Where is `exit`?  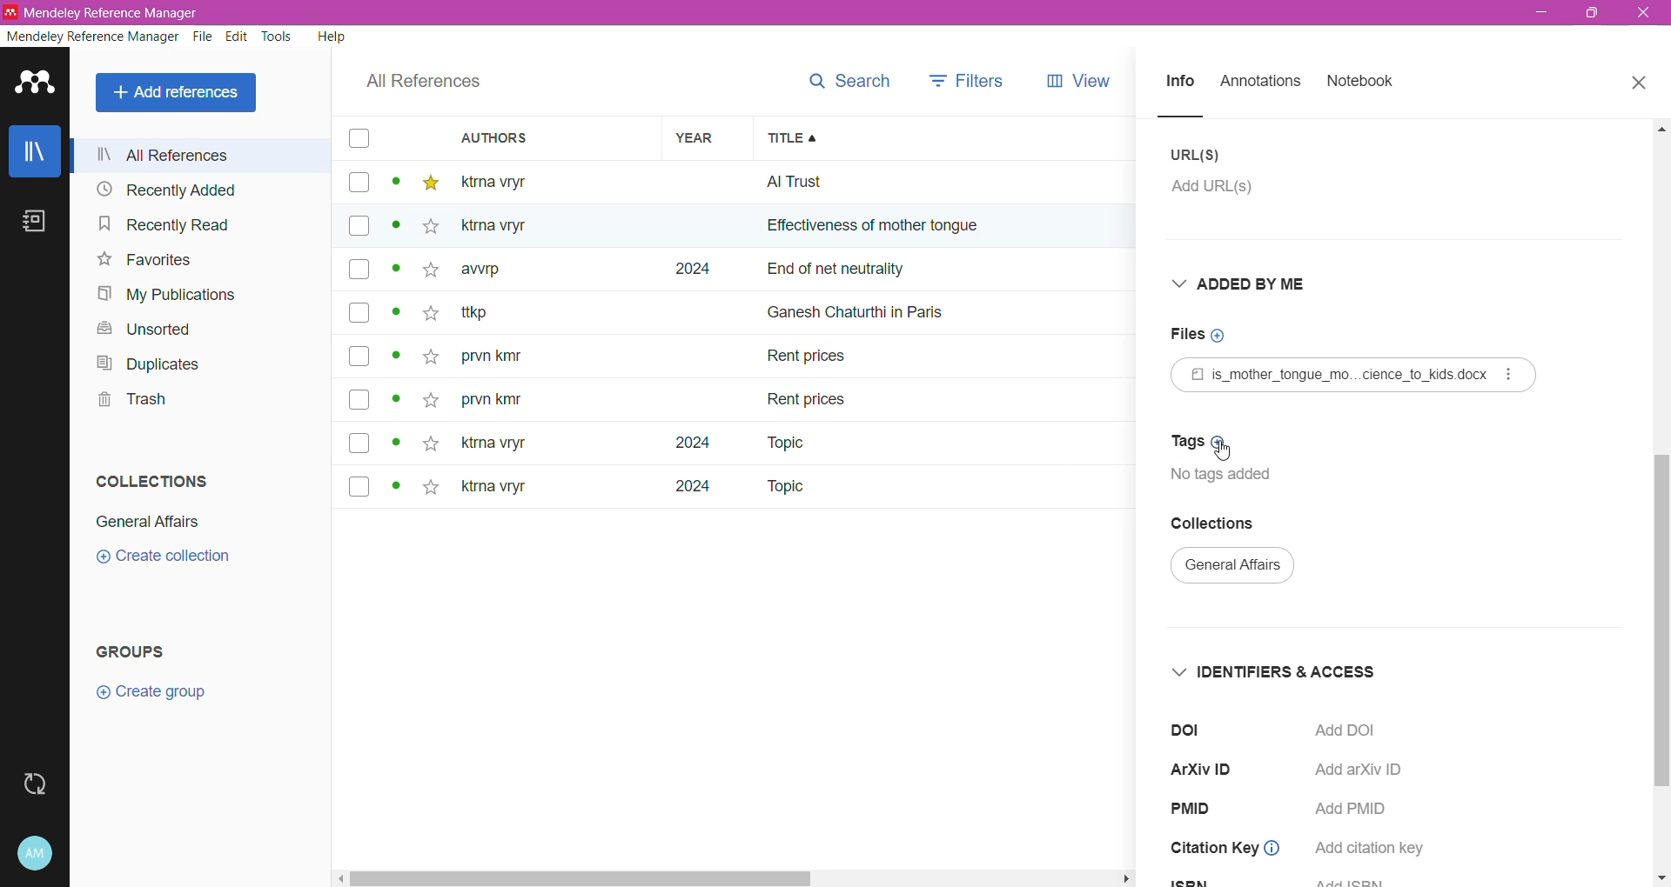
exit is located at coordinates (1647, 17).